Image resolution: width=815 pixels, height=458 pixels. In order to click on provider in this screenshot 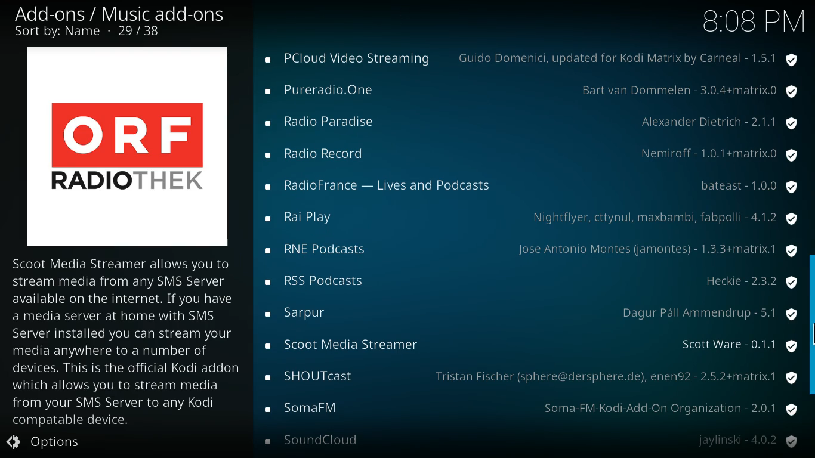, I will do `click(745, 280)`.